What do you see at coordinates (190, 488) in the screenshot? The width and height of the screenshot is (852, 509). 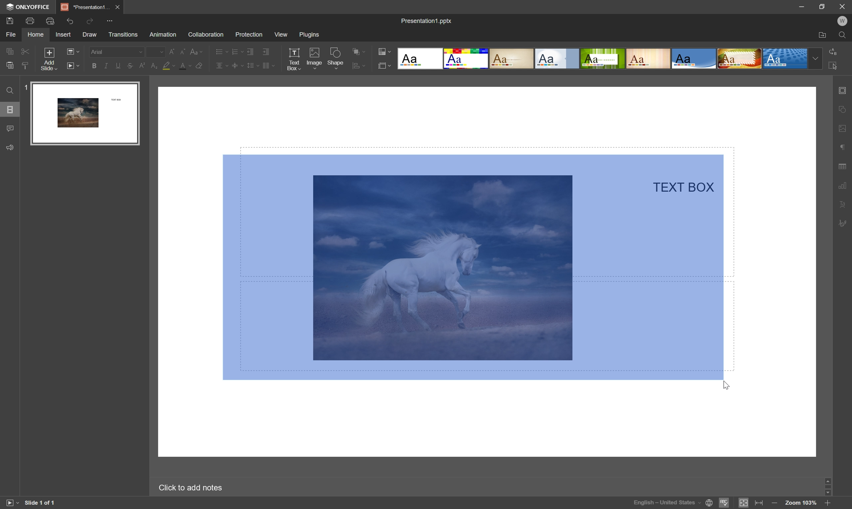 I see `click to add notes` at bounding box center [190, 488].